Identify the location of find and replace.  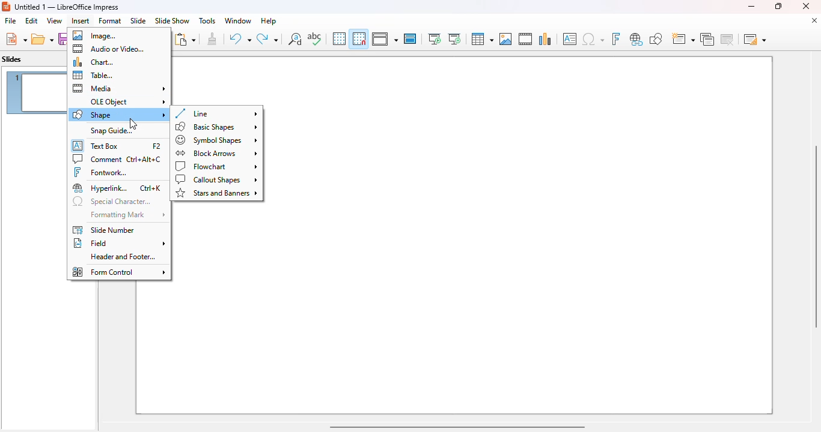
(295, 38).